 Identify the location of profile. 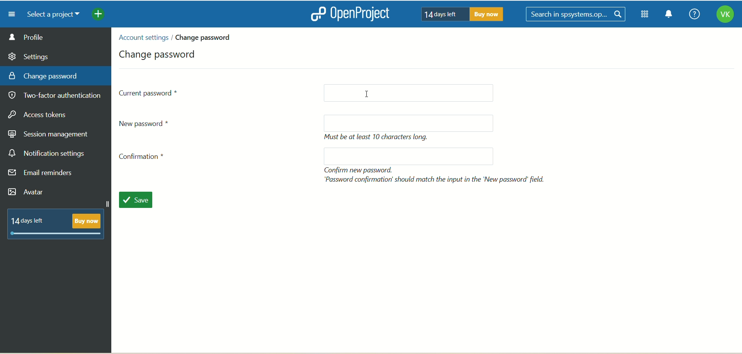
(56, 37).